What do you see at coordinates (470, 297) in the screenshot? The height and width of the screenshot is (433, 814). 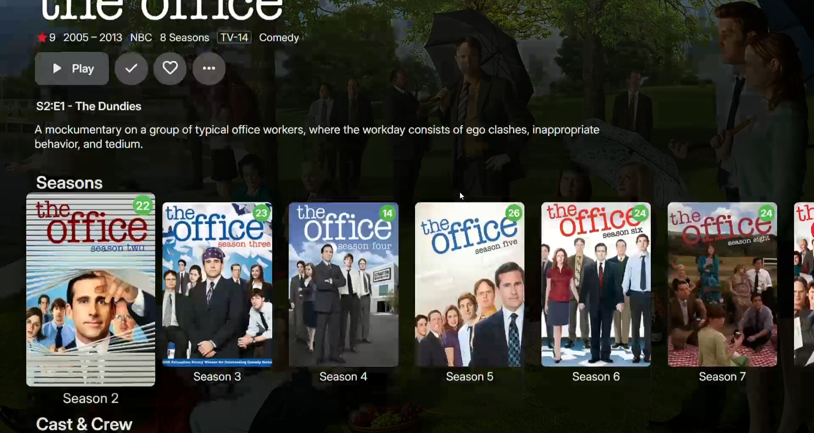 I see `Season 5` at bounding box center [470, 297].